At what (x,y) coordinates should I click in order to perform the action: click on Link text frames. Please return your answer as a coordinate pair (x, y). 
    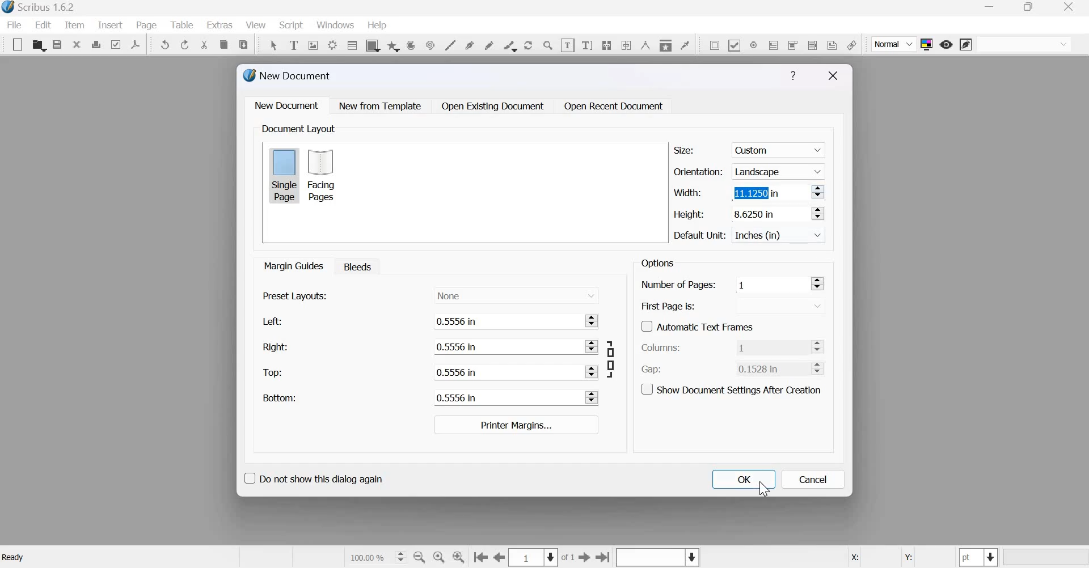
    Looking at the image, I should click on (606, 44).